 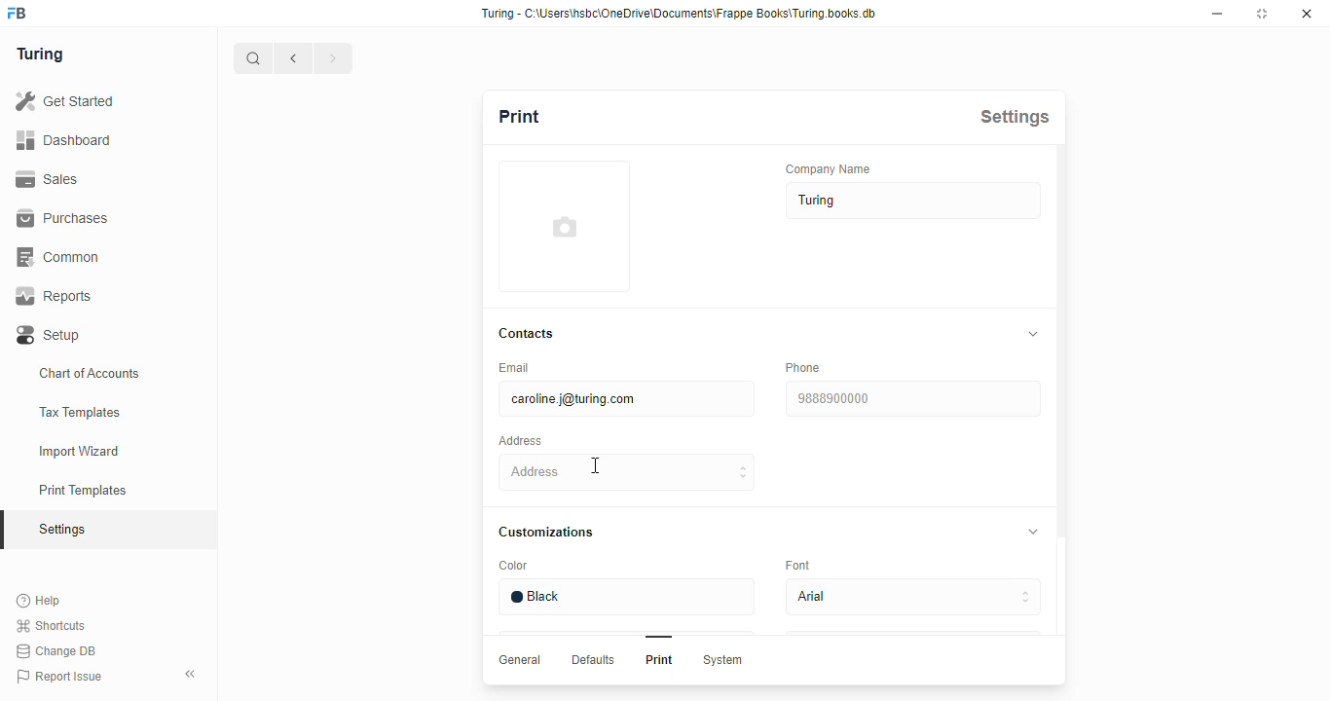 What do you see at coordinates (724, 661) in the screenshot?
I see `System` at bounding box center [724, 661].